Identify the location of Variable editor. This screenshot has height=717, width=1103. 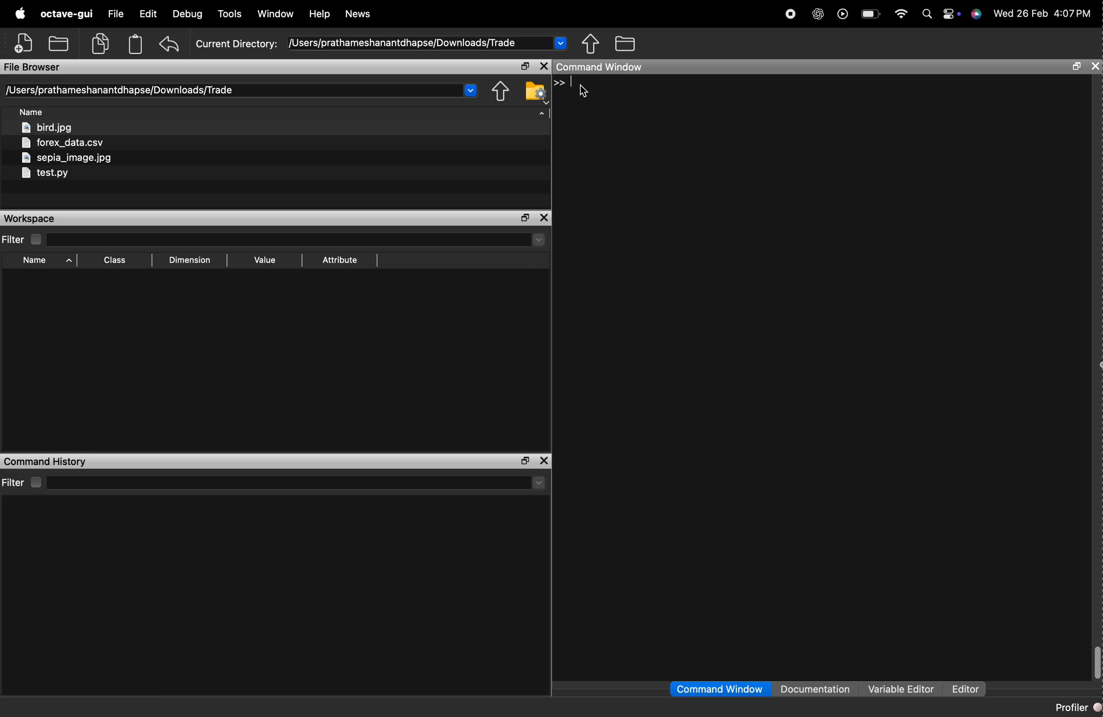
(903, 688).